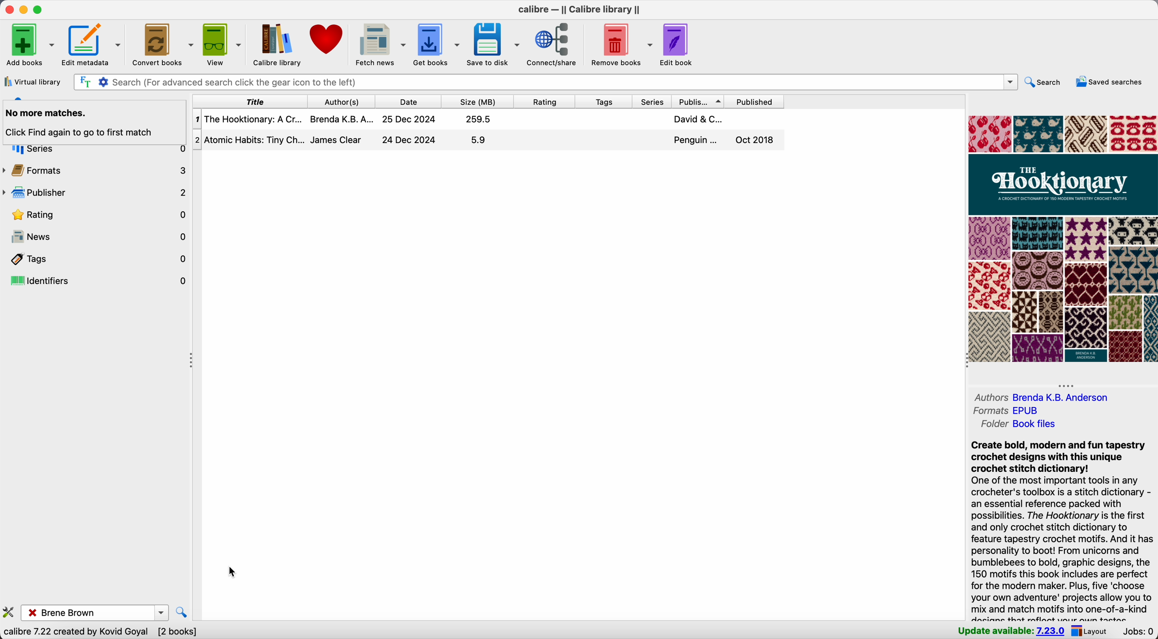  What do you see at coordinates (236, 573) in the screenshot?
I see `cursor` at bounding box center [236, 573].